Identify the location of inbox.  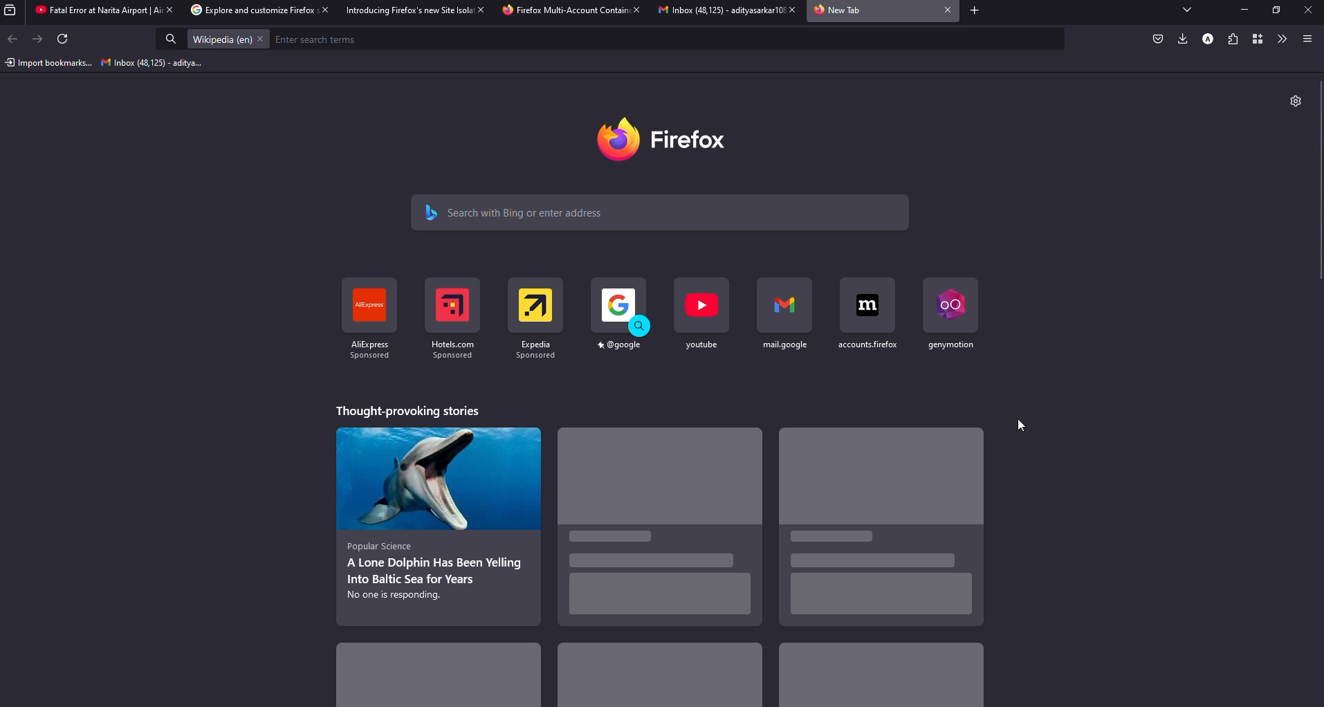
(154, 64).